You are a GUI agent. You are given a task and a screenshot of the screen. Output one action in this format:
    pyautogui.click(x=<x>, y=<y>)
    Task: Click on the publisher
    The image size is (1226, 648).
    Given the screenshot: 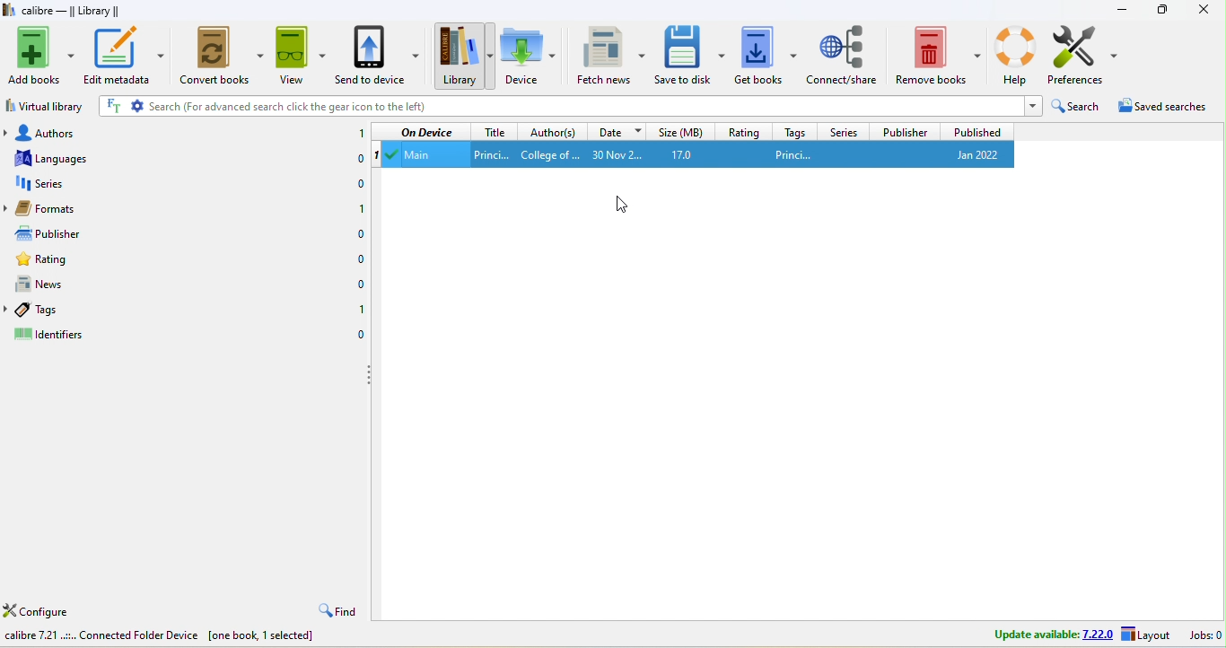 What is the action you would take?
    pyautogui.click(x=903, y=131)
    